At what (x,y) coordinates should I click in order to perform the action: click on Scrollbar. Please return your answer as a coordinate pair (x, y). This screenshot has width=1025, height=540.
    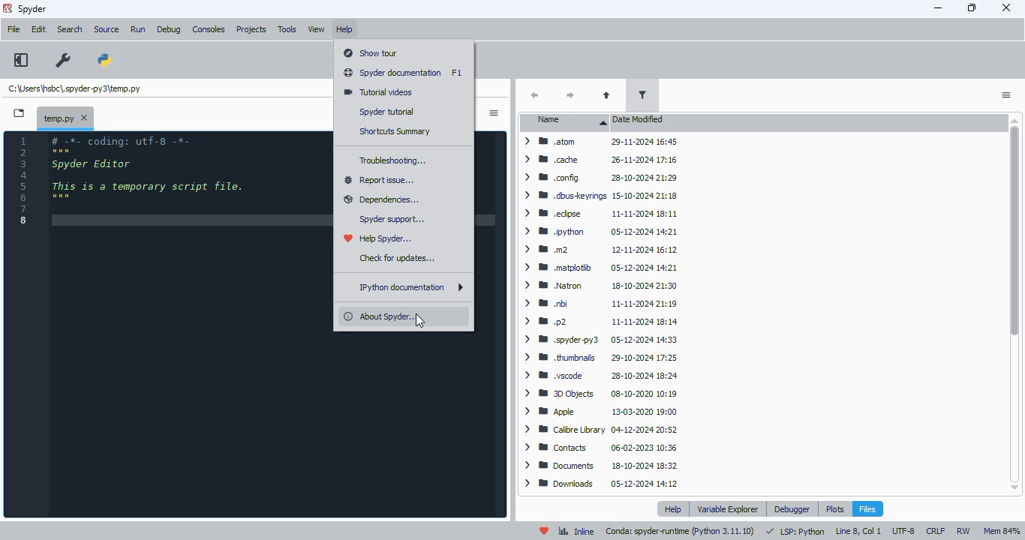
    Looking at the image, I should click on (1014, 301).